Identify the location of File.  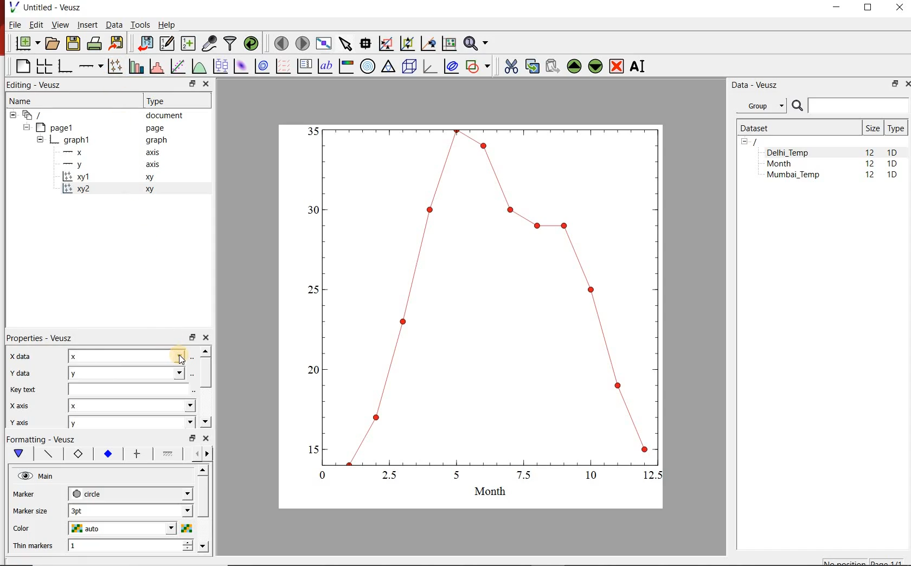
(14, 24).